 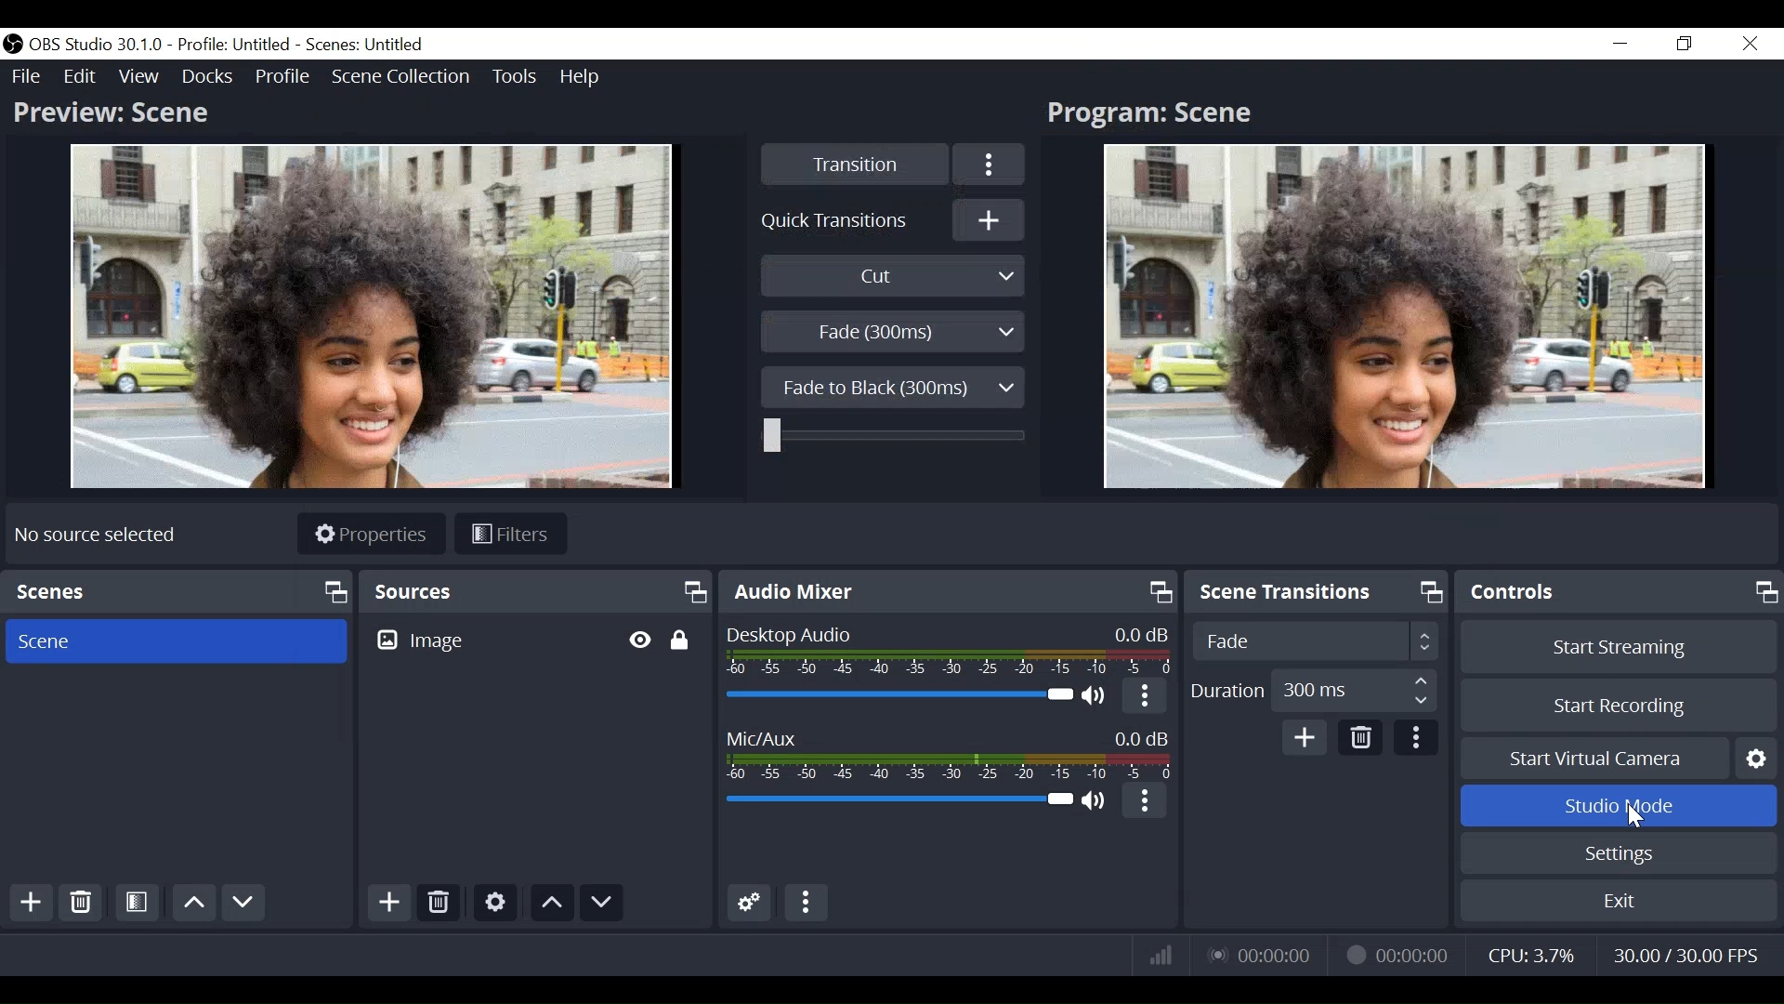 What do you see at coordinates (509, 535) in the screenshot?
I see `Filters` at bounding box center [509, 535].